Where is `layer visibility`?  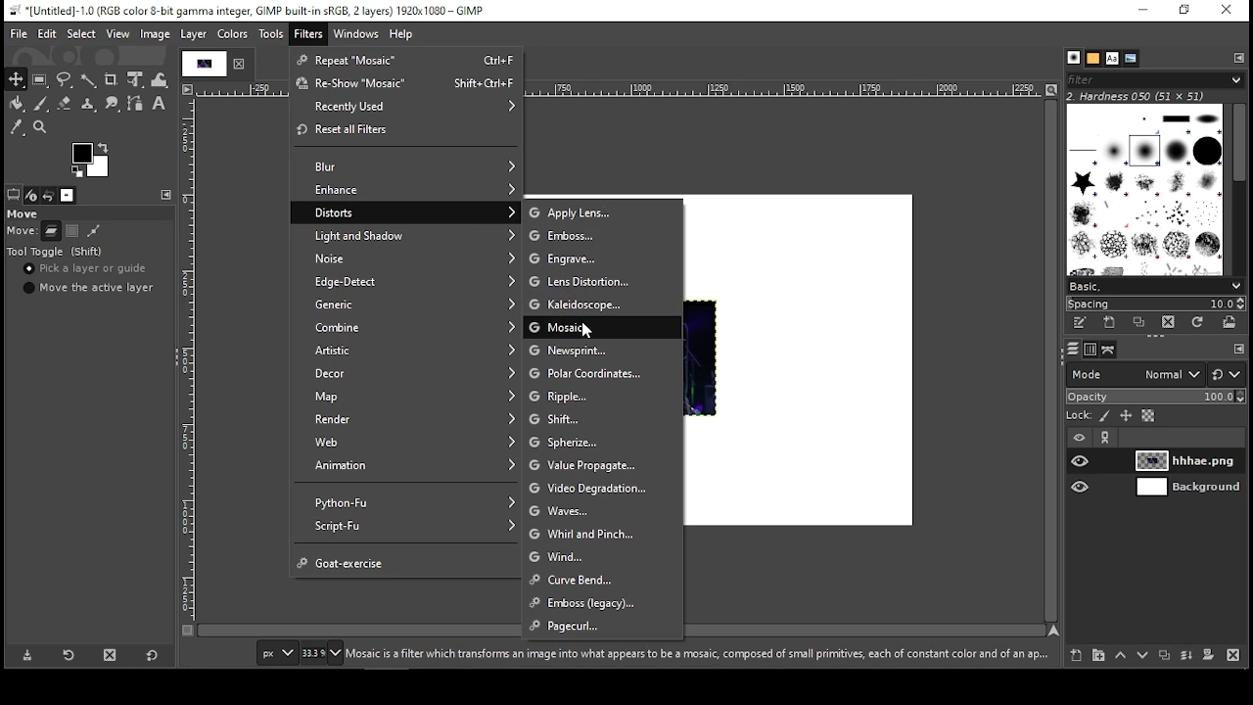
layer visibility is located at coordinates (1075, 438).